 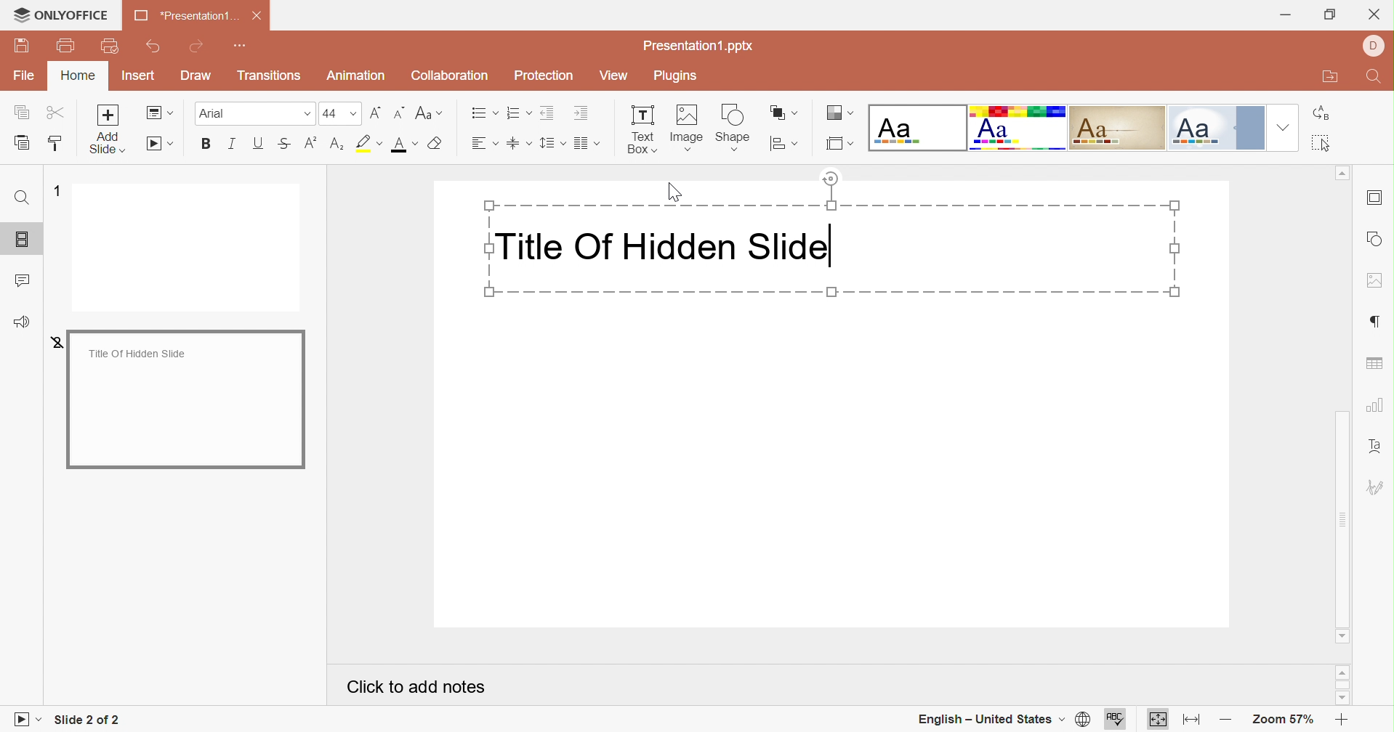 I want to click on Drop down, so click(x=1284, y=128).